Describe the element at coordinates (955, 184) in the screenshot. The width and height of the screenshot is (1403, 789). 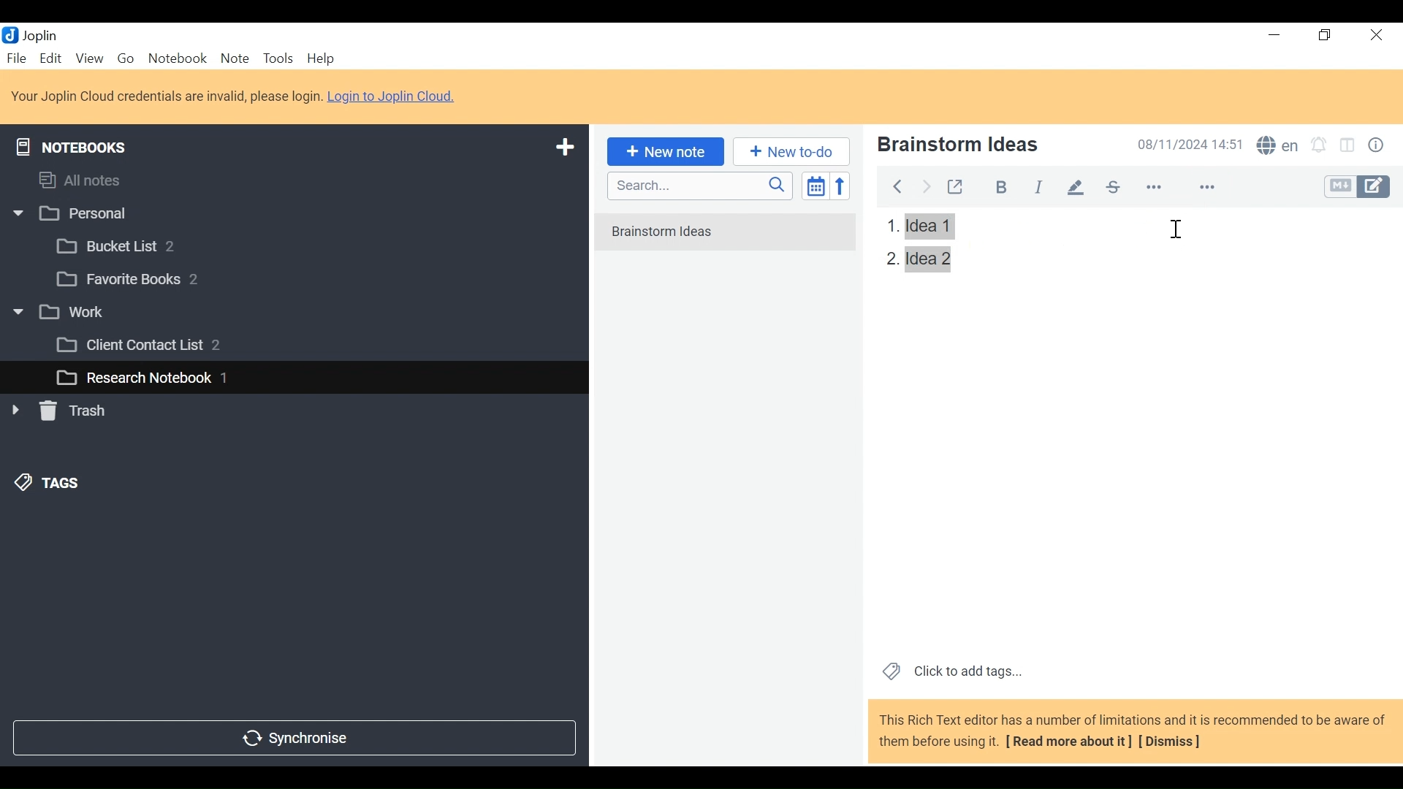
I see `Toggle external editing` at that location.